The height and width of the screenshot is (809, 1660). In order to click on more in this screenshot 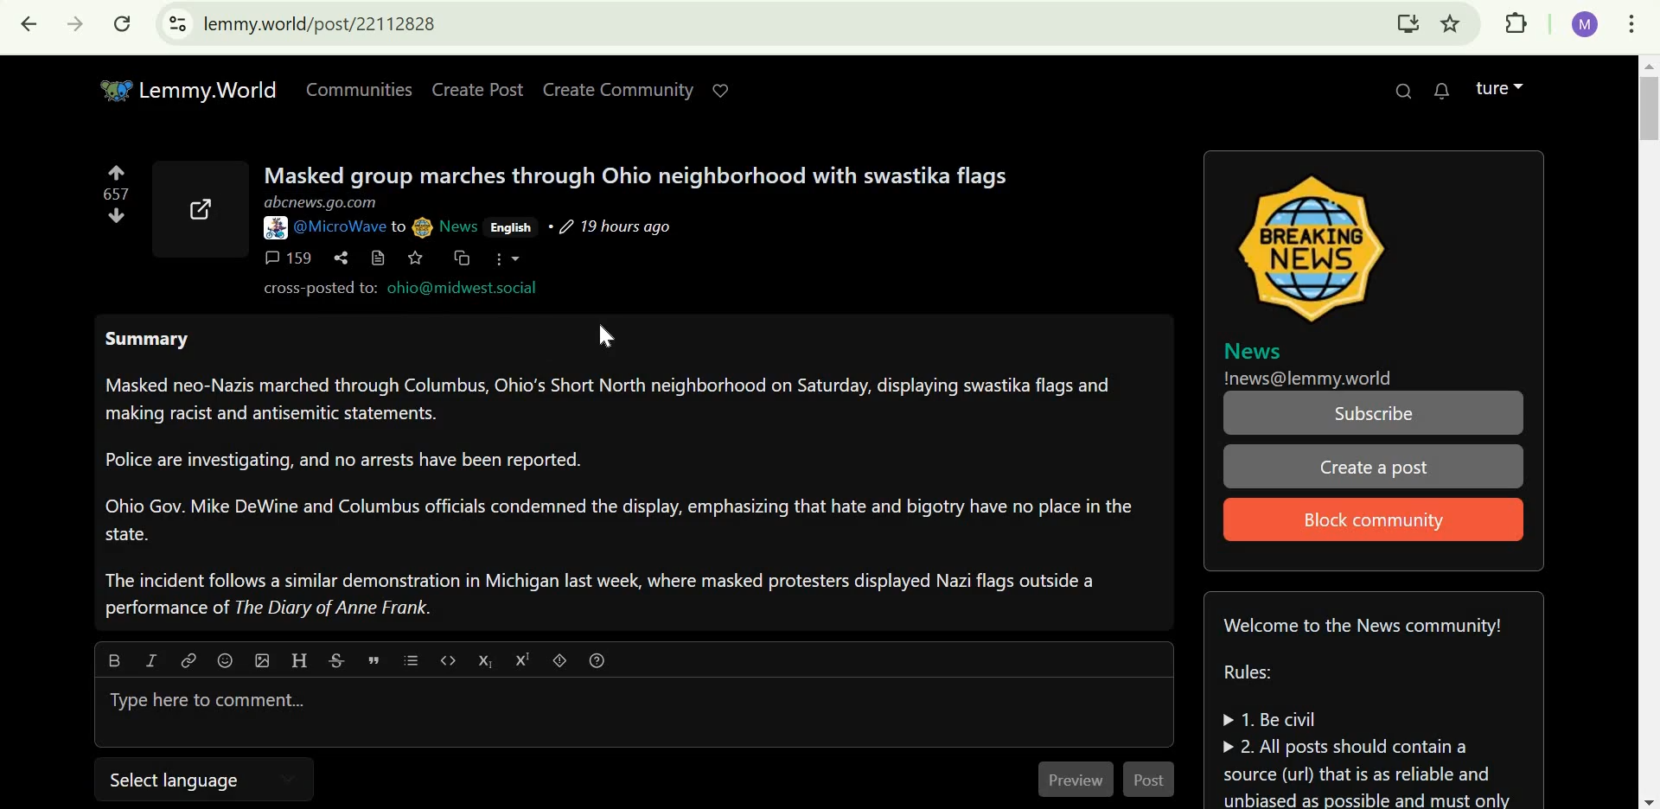, I will do `click(508, 258)`.